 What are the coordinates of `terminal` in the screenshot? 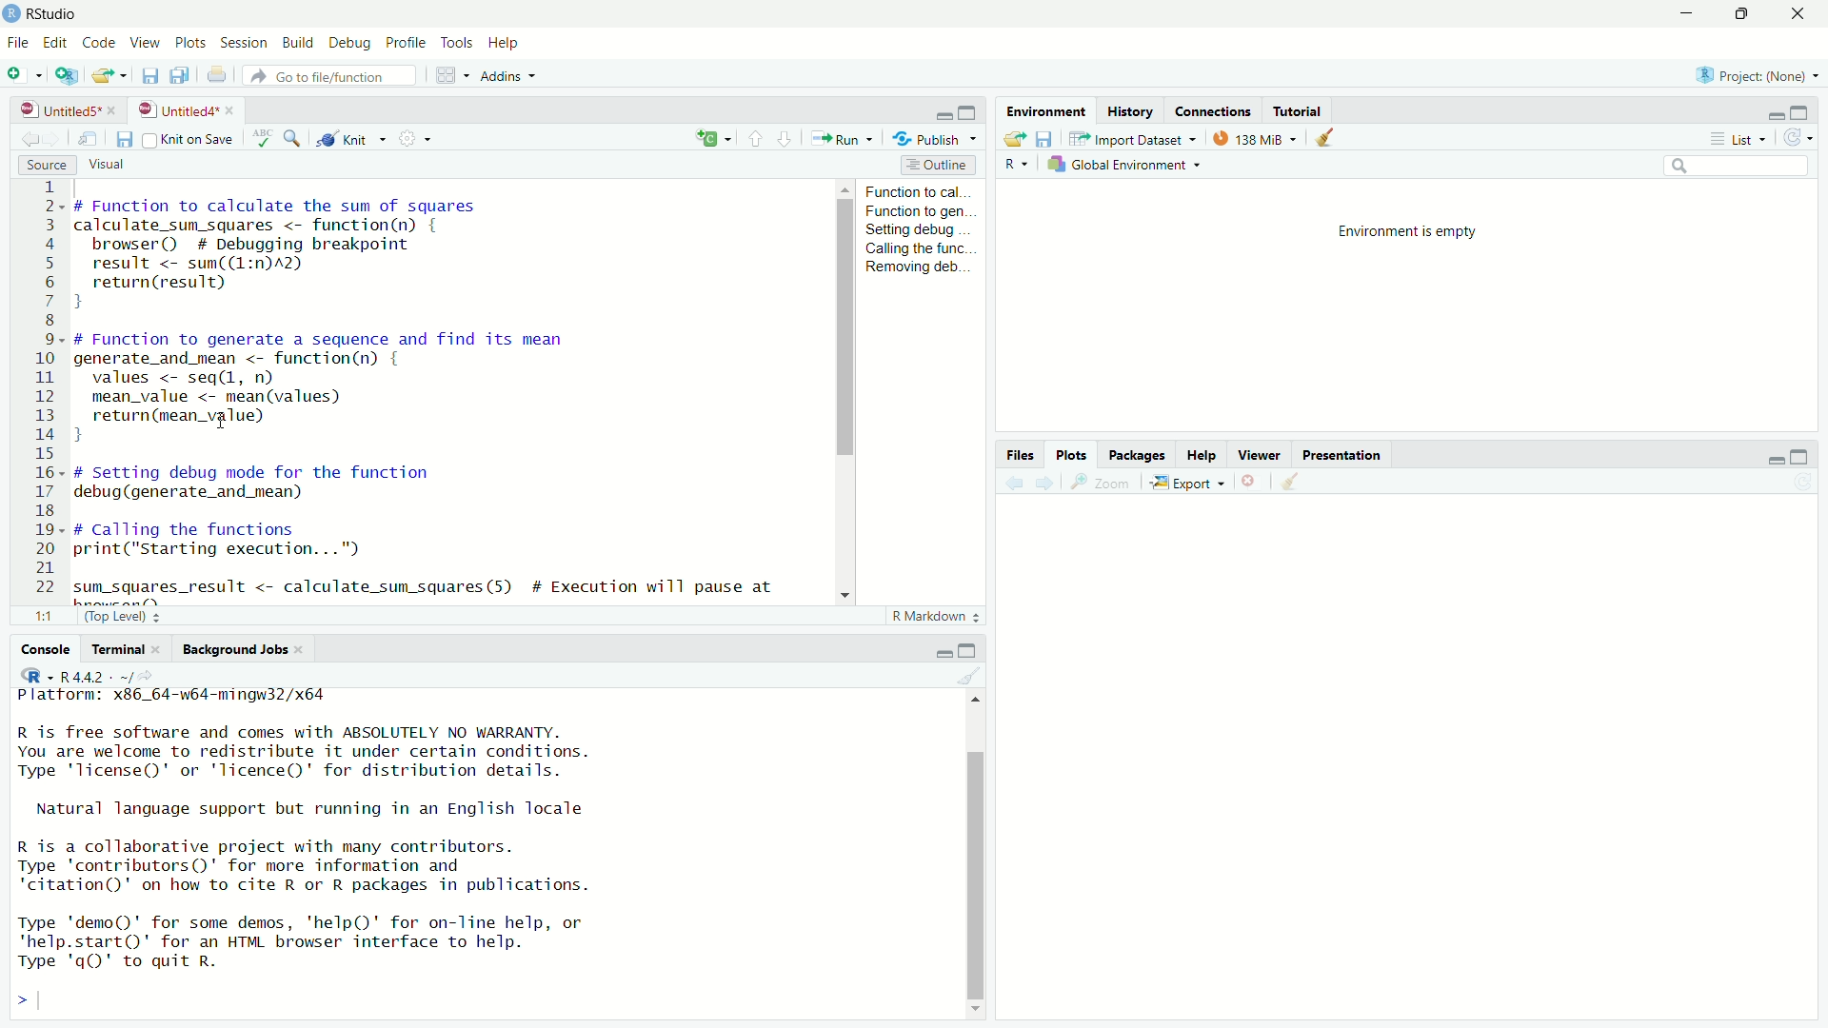 It's located at (113, 647).